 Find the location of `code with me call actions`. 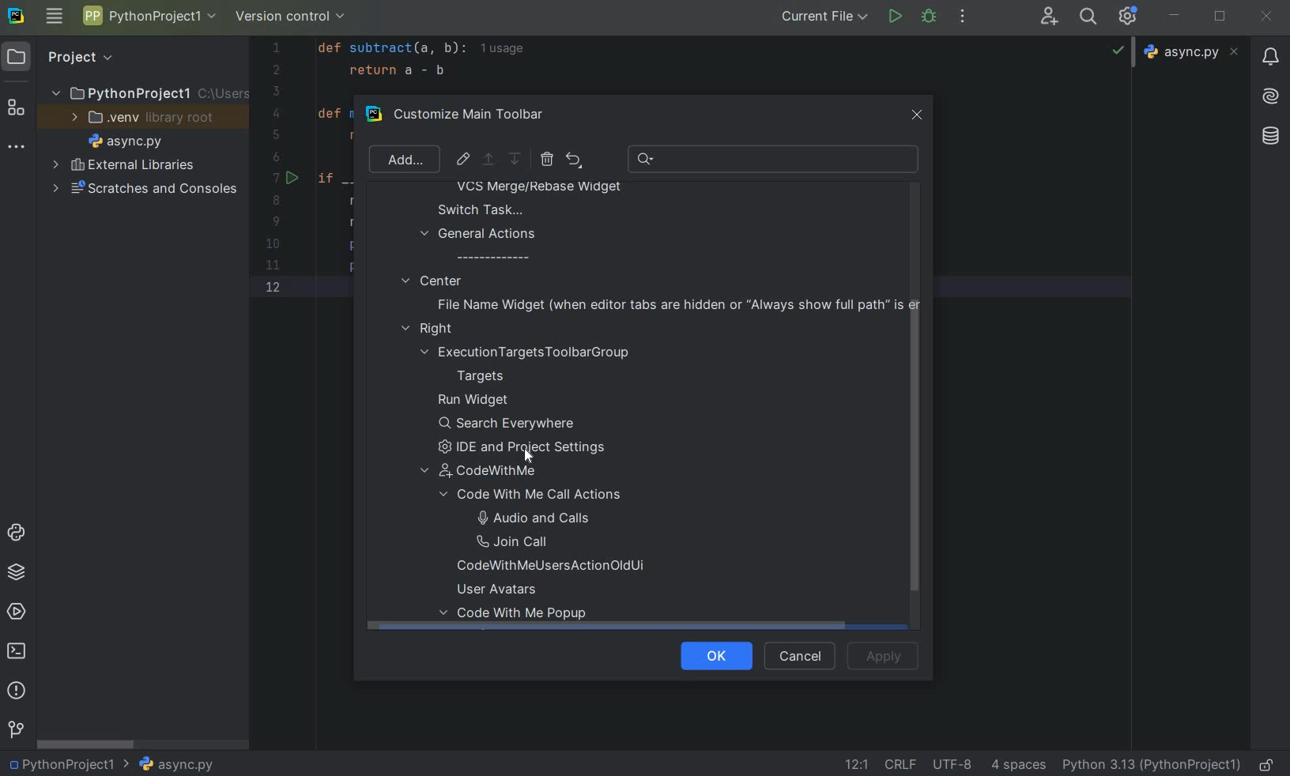

code with me call actions is located at coordinates (548, 495).